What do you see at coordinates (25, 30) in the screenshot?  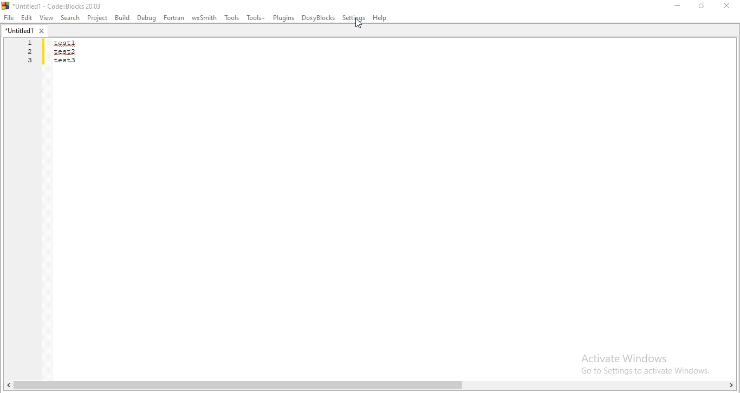 I see `untitled` at bounding box center [25, 30].